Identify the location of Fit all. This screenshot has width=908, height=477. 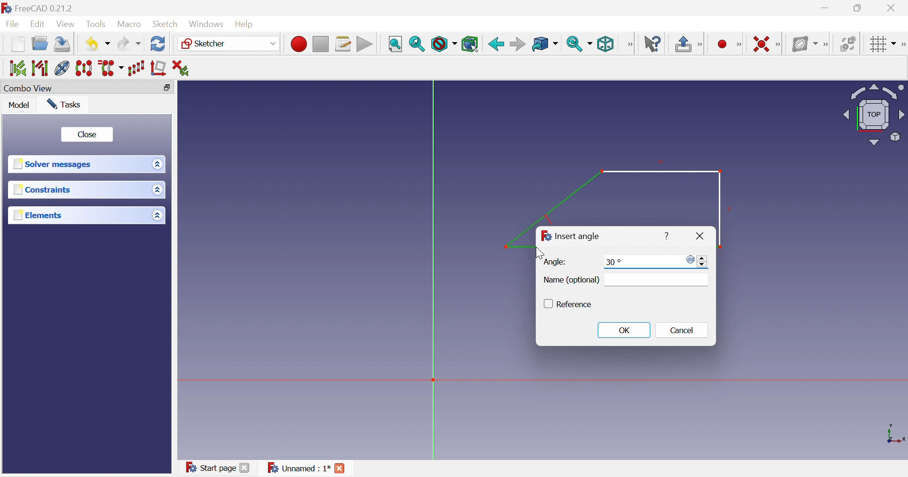
(395, 43).